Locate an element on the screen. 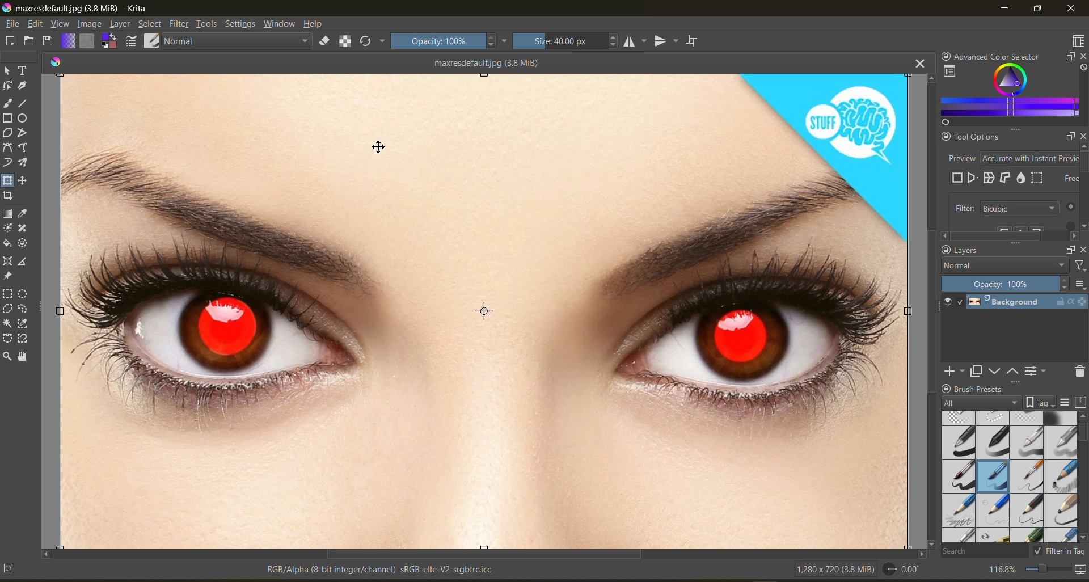 This screenshot has width=1089, height=582. normal is located at coordinates (1004, 265).